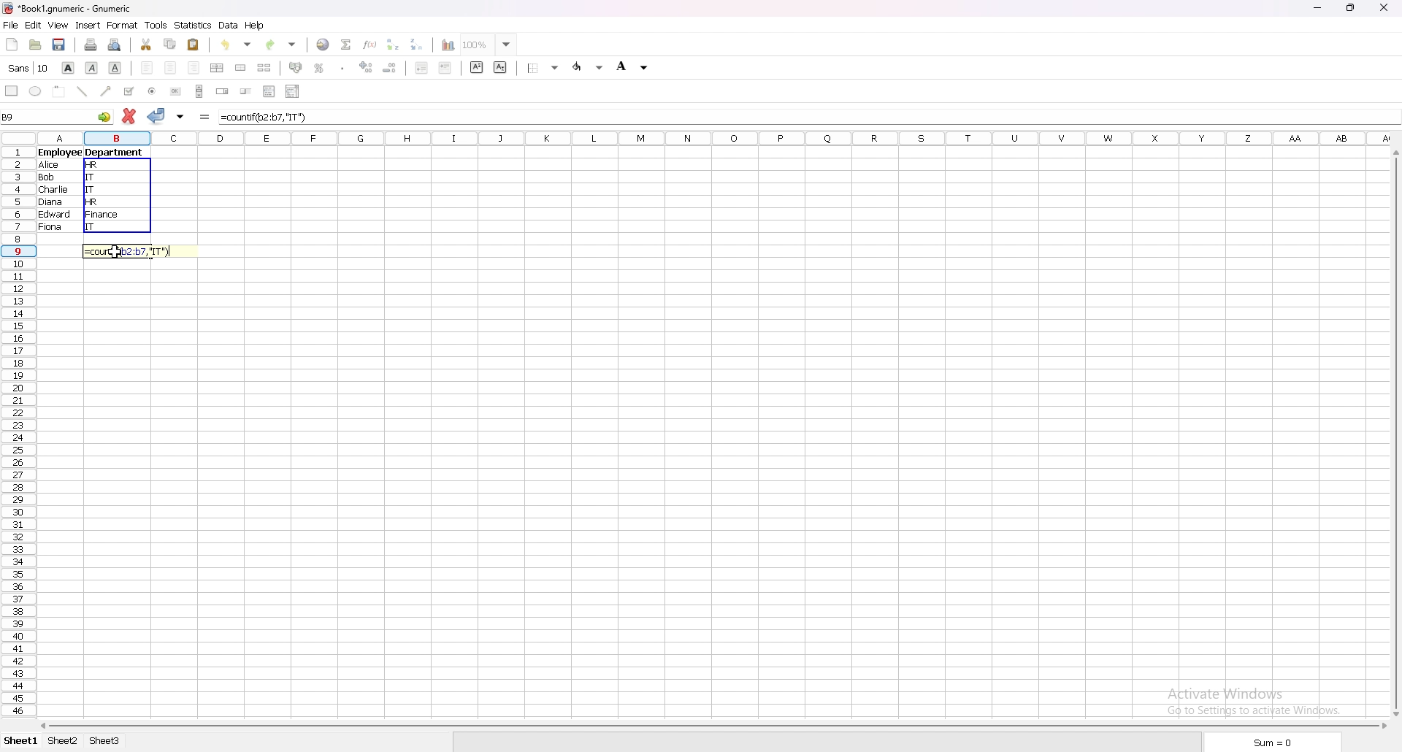 The image size is (1402, 752). What do you see at coordinates (449, 45) in the screenshot?
I see `chart` at bounding box center [449, 45].